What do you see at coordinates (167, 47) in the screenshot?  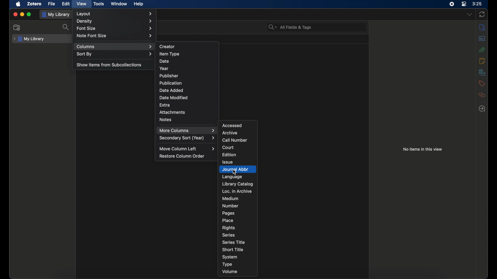 I see `creator` at bounding box center [167, 47].